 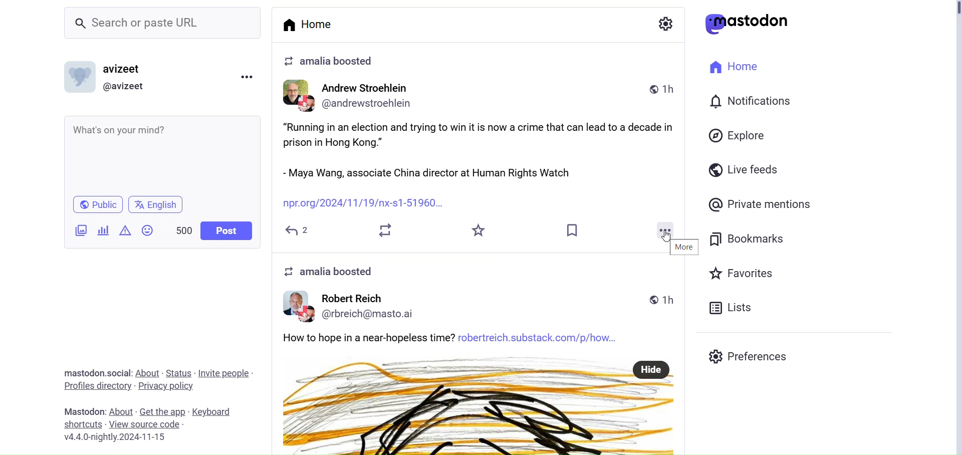 I want to click on Settings, so click(x=665, y=22).